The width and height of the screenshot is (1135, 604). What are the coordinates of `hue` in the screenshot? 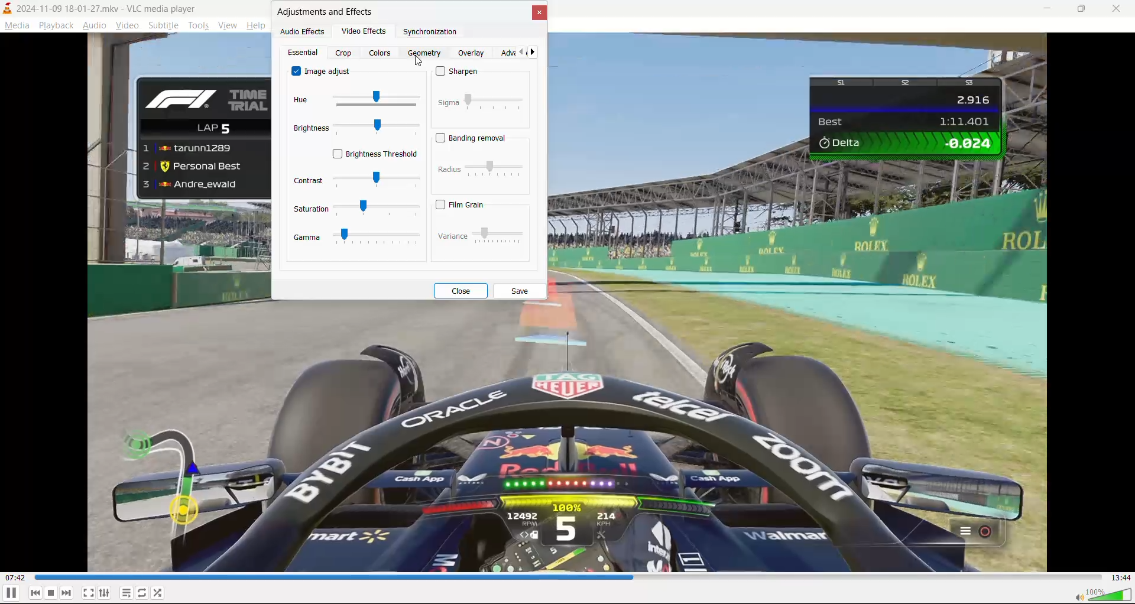 It's located at (355, 102).